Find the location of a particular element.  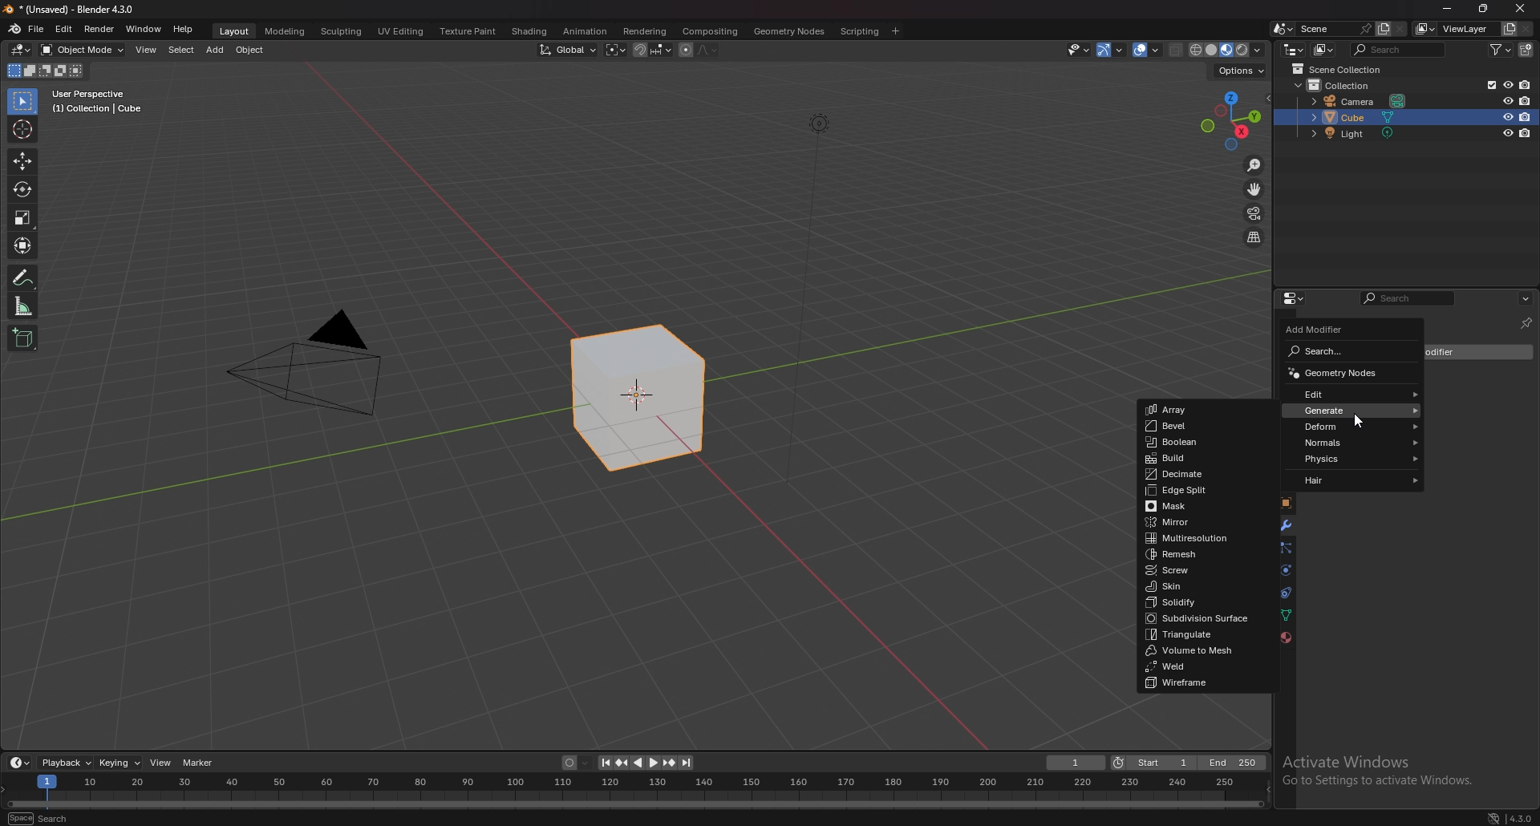

animation is located at coordinates (589, 30).